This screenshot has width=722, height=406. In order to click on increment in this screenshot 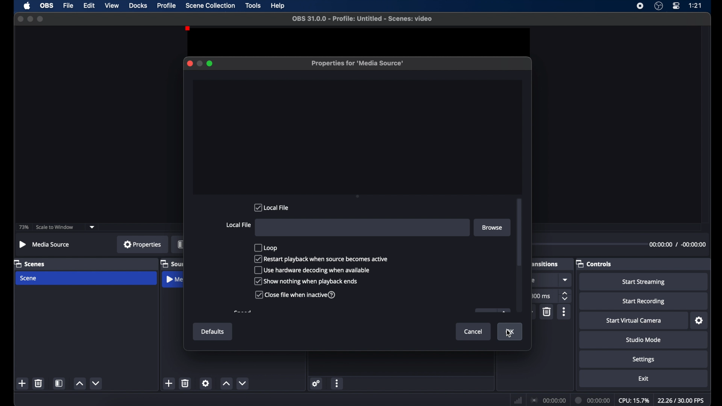, I will do `click(79, 383)`.